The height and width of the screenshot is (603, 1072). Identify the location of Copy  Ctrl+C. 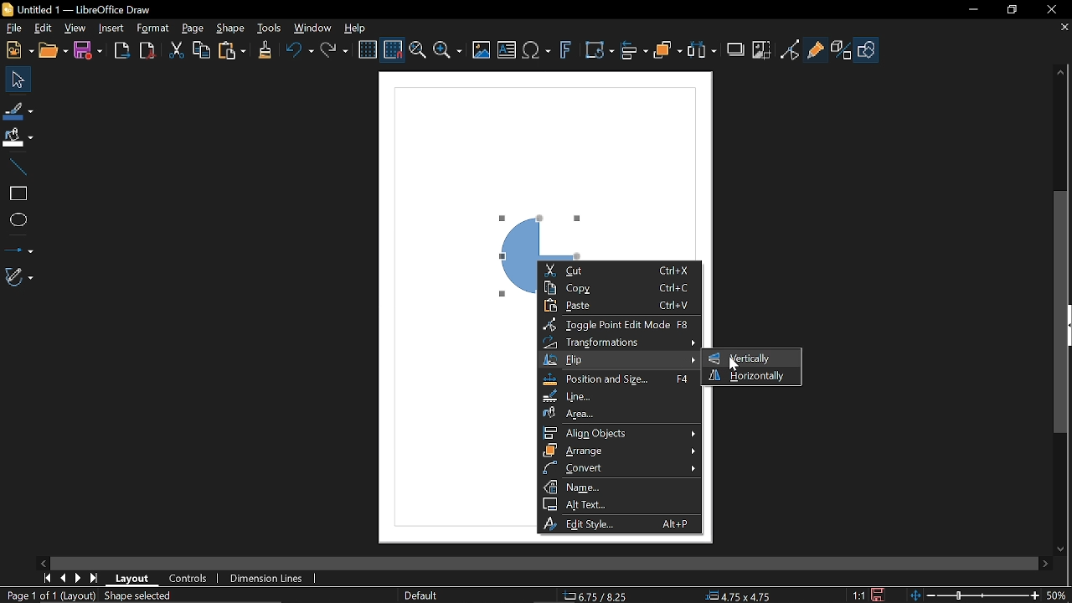
(616, 288).